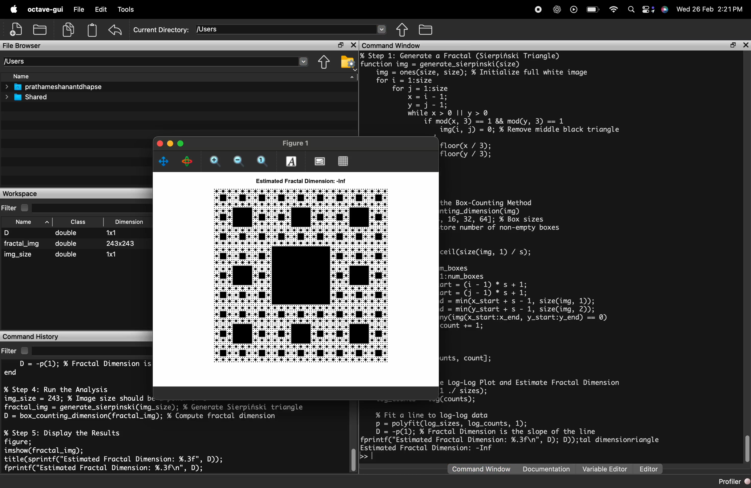  Describe the element at coordinates (184, 144) in the screenshot. I see `minimize` at that location.